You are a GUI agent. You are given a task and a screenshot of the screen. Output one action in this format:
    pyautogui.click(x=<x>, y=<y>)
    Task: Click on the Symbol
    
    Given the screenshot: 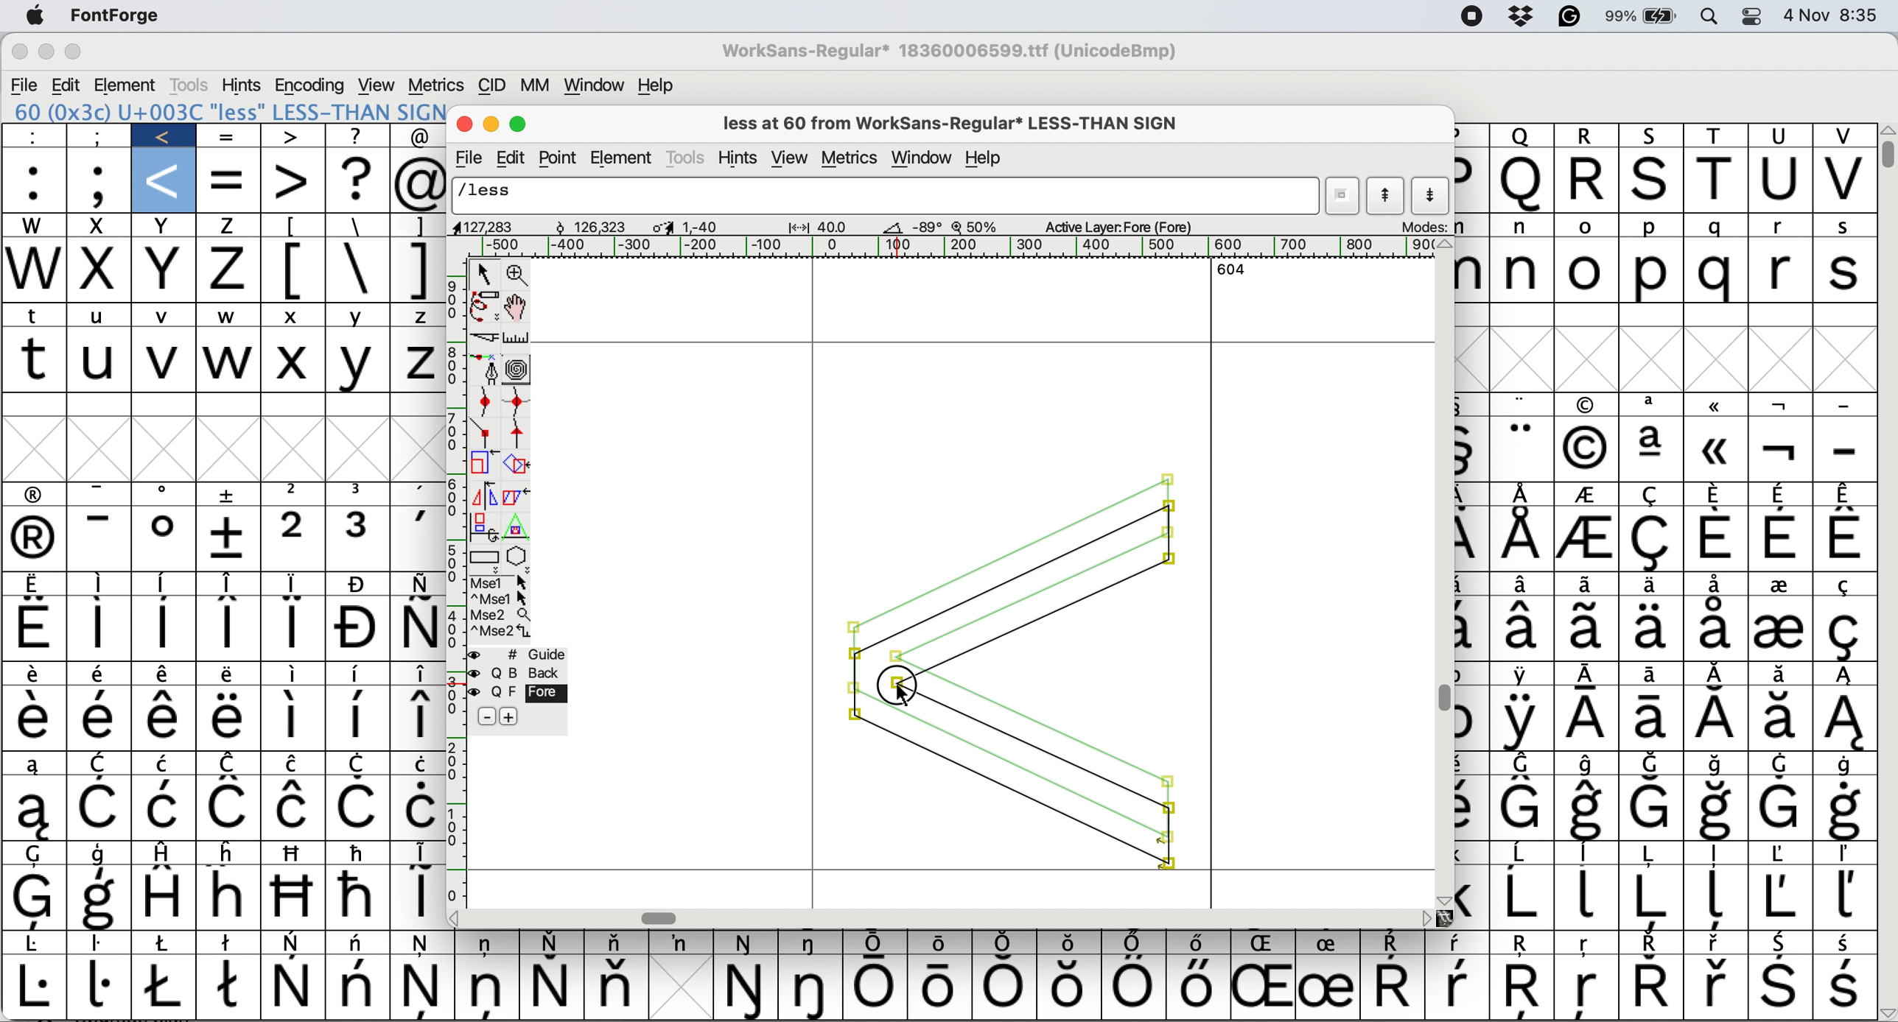 What is the action you would take?
    pyautogui.click(x=1716, y=494)
    